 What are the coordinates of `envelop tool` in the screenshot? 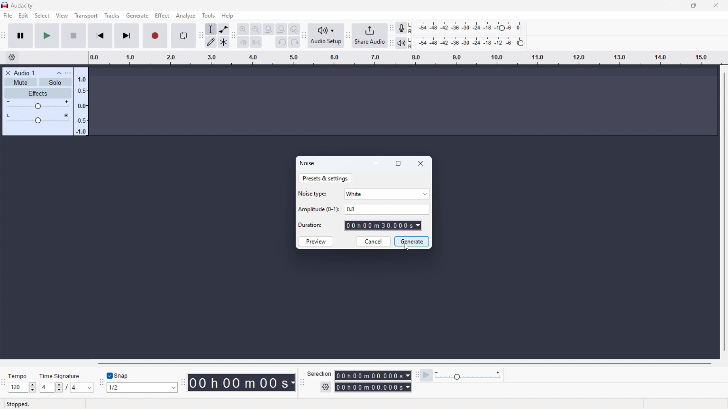 It's located at (224, 30).